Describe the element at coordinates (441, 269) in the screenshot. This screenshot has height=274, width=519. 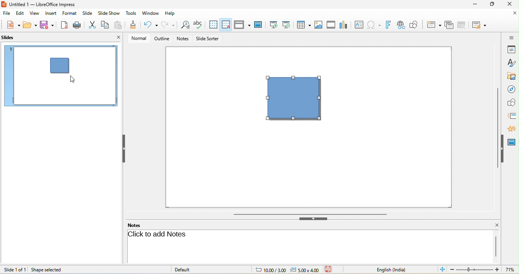
I see `fit slide to current window` at that location.